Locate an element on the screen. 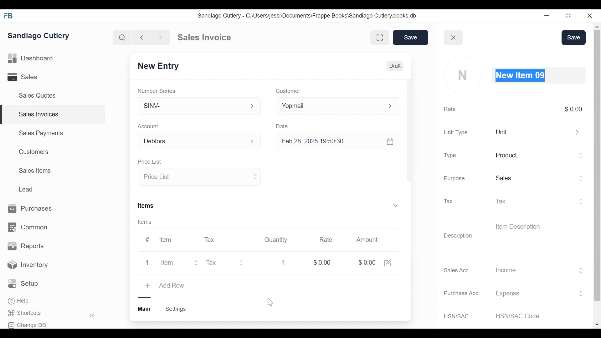 The height and width of the screenshot is (338, 601). Change DB is located at coordinates (27, 325).